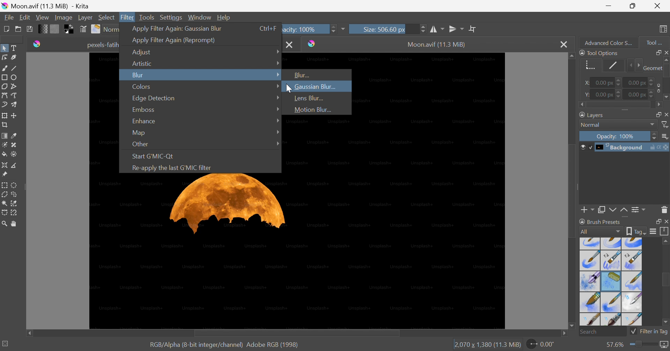  Describe the element at coordinates (272, 344) in the screenshot. I see `Adobe RGB (1998)` at that location.